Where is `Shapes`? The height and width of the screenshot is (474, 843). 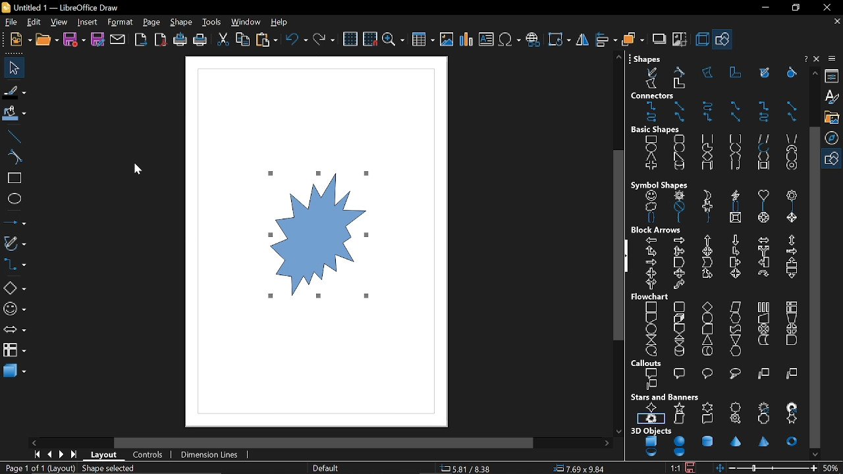
Shapes is located at coordinates (713, 72).